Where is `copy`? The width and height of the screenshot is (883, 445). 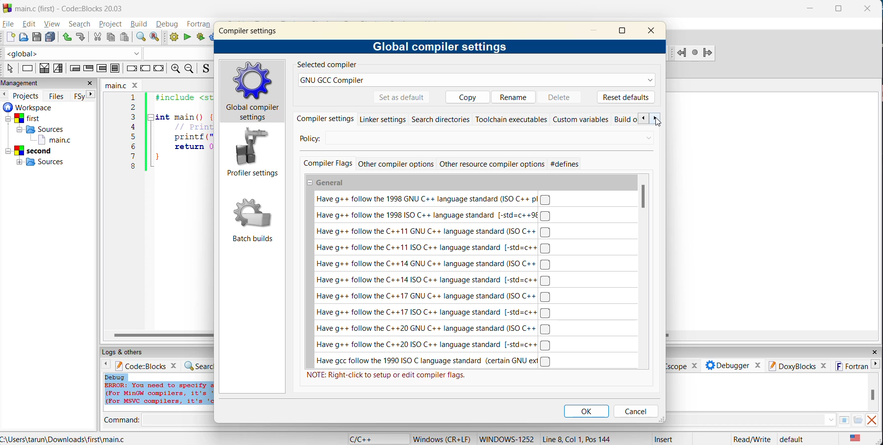
copy is located at coordinates (468, 97).